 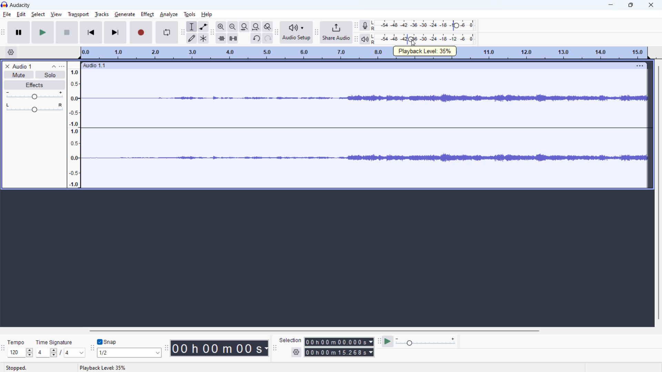 What do you see at coordinates (658, 191) in the screenshot?
I see `vertical scrollbar` at bounding box center [658, 191].